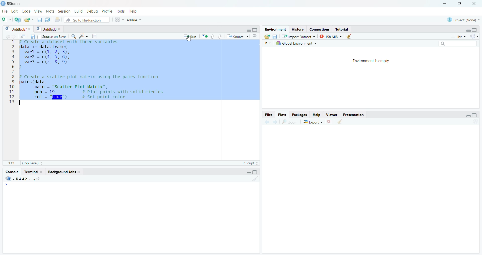 Image resolution: width=482 pixels, height=255 pixels. Describe the element at coordinates (268, 43) in the screenshot. I see `Choose language` at that location.